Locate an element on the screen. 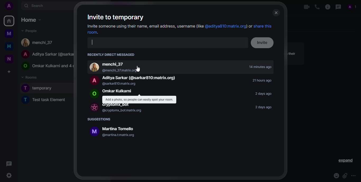 This screenshot has height=182, width=361. Cryplomx_bot is located at coordinates (117, 105).